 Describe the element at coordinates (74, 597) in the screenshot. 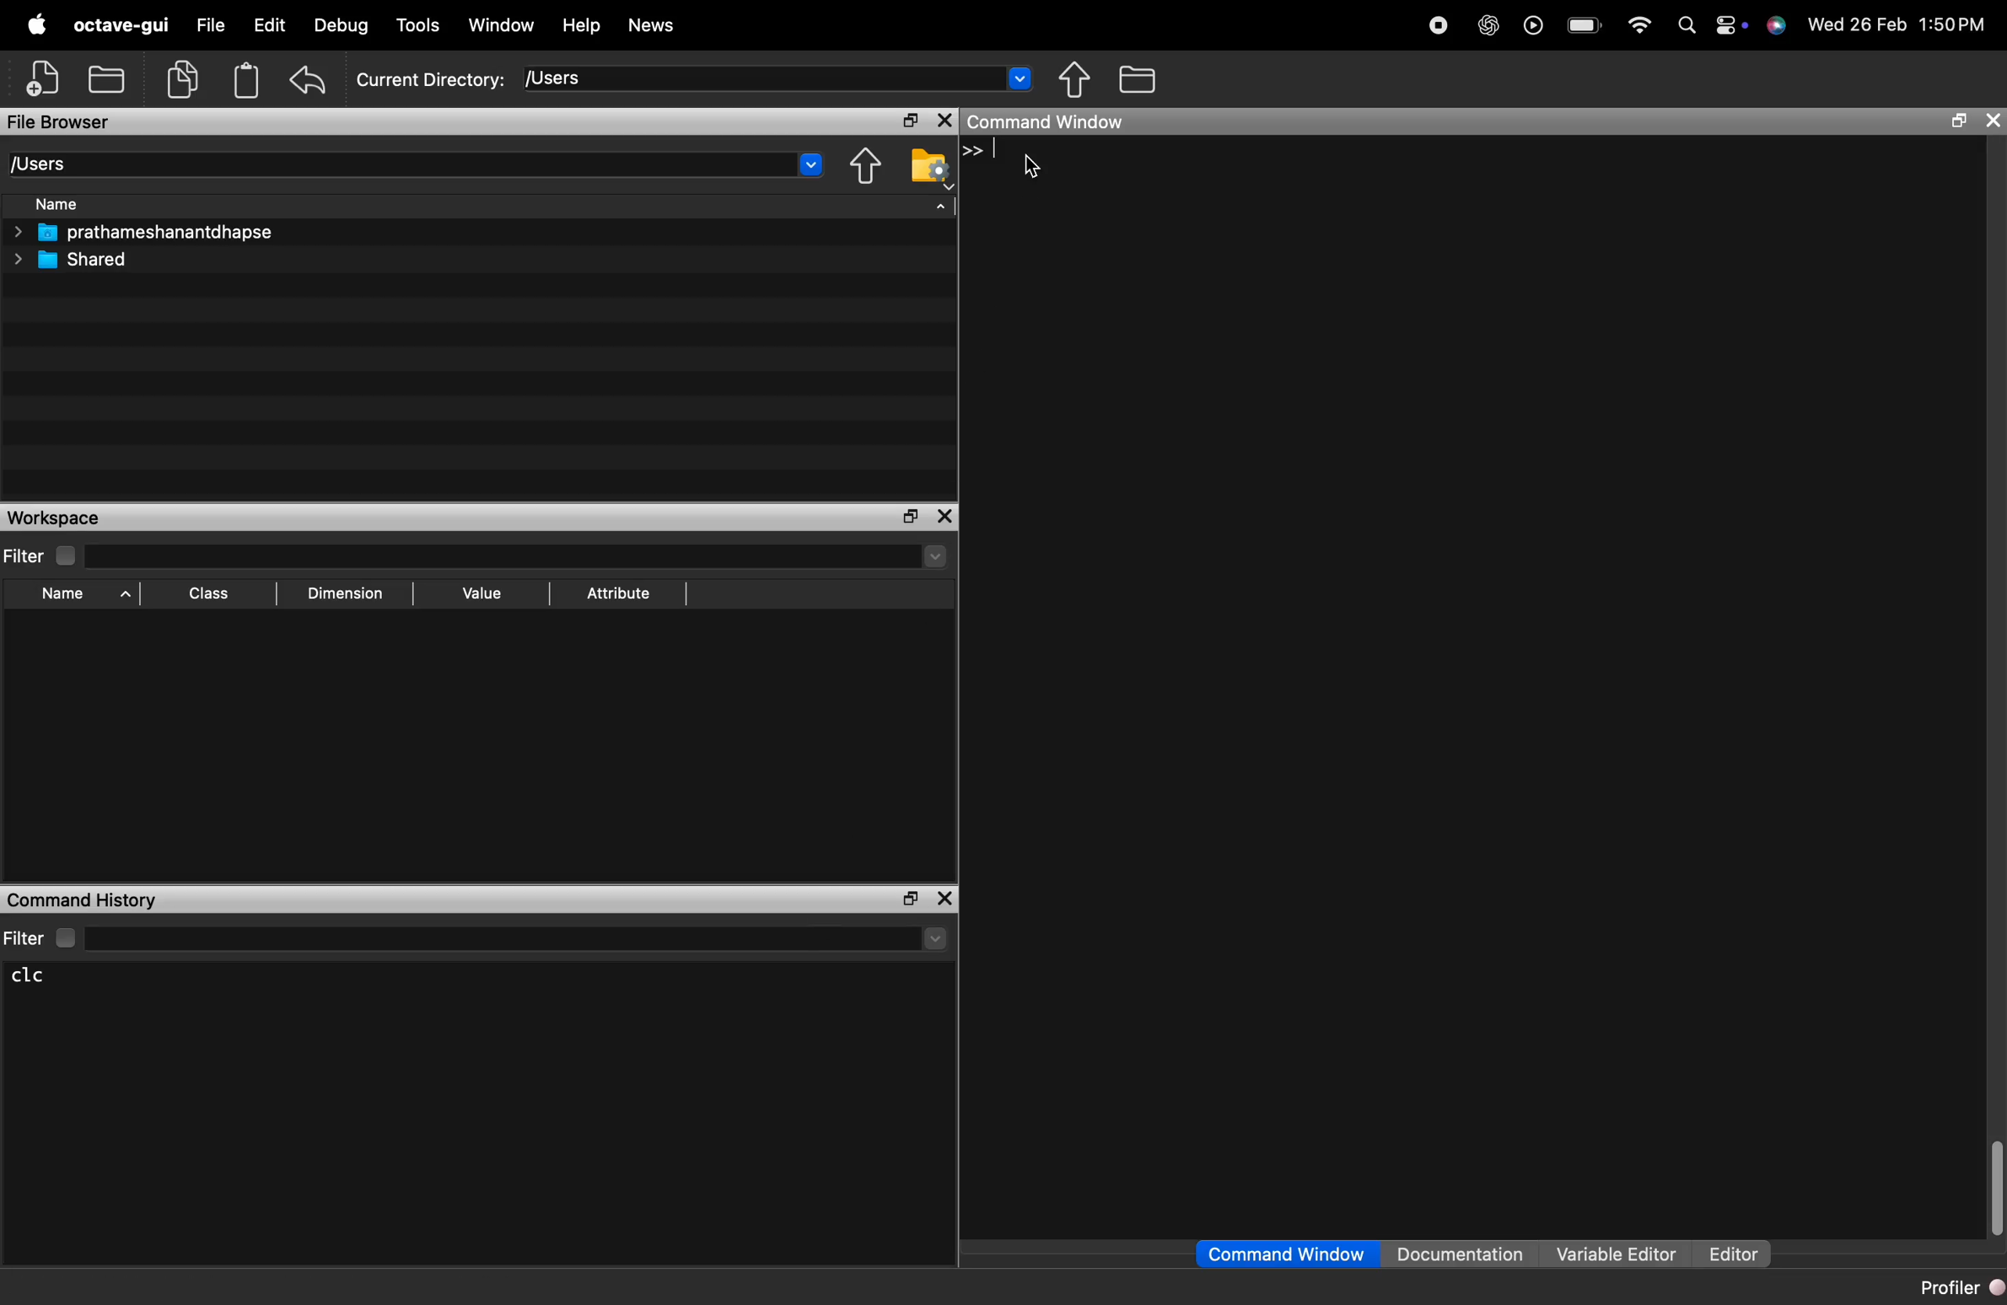

I see `Name ` at that location.